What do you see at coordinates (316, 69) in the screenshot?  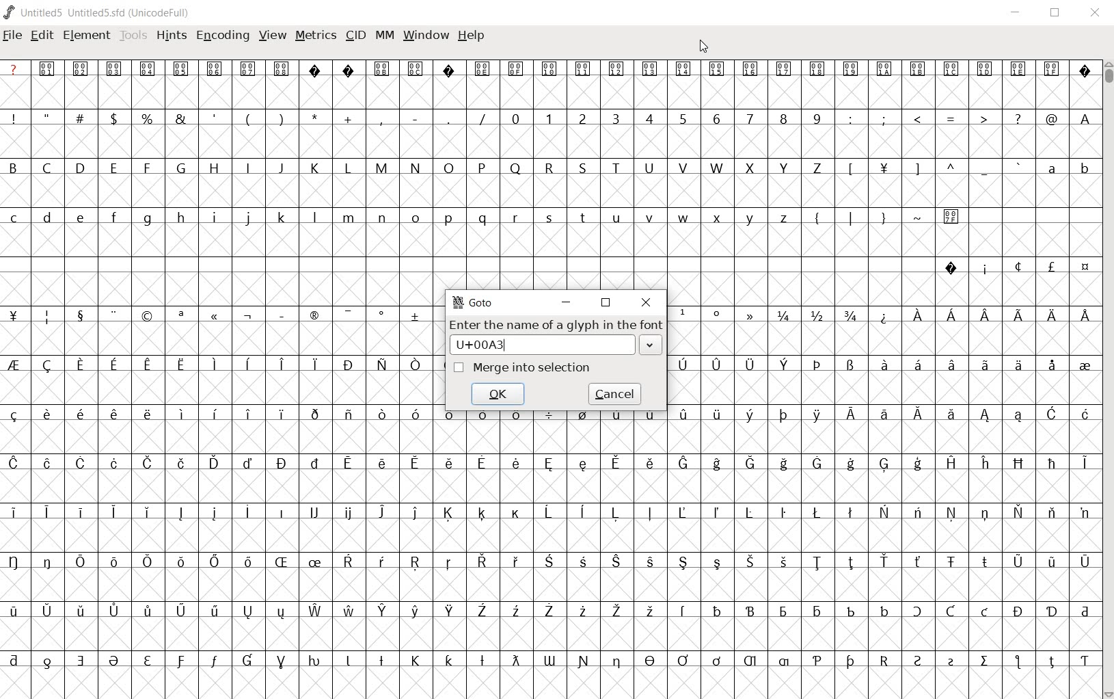 I see `Symbol` at bounding box center [316, 69].